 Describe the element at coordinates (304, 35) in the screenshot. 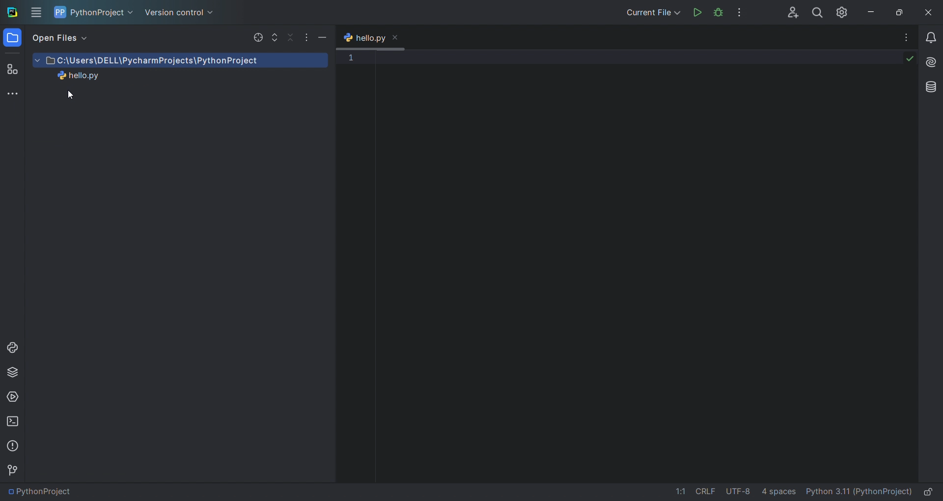

I see `options` at that location.